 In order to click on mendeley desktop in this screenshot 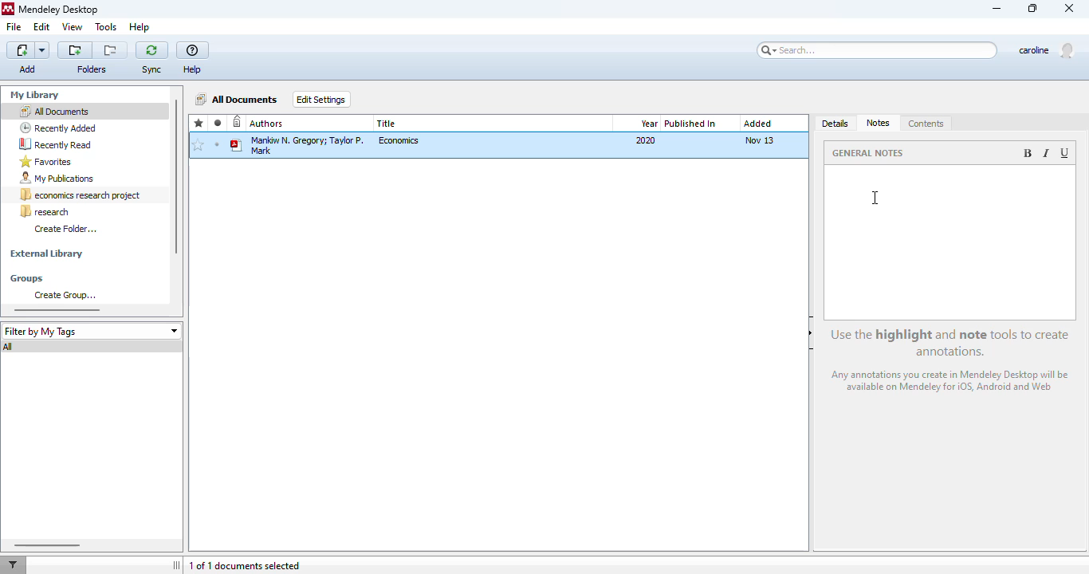, I will do `click(60, 10)`.